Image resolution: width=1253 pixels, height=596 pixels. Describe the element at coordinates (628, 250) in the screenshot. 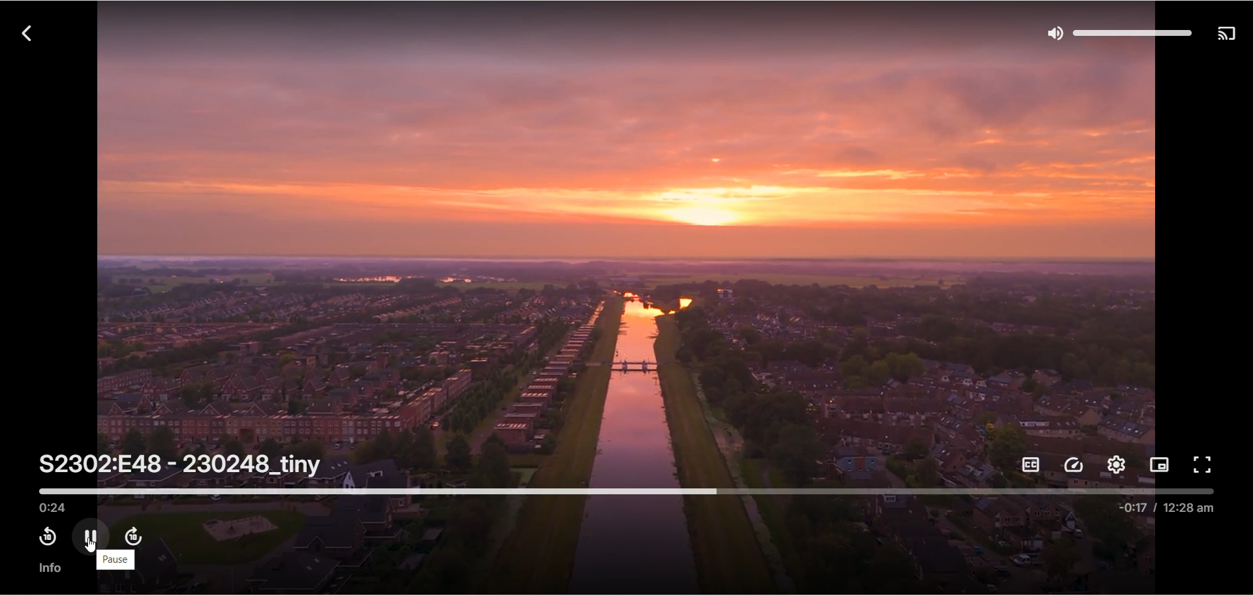

I see `video` at that location.